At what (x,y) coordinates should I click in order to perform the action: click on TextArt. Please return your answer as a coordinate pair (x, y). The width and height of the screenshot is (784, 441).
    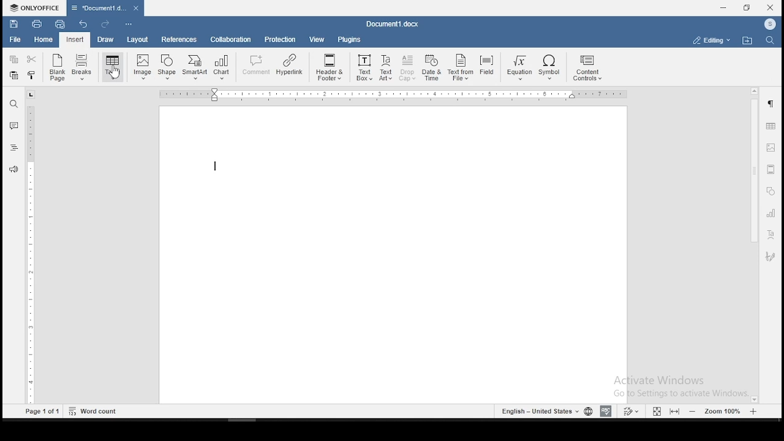
    Looking at the image, I should click on (385, 69).